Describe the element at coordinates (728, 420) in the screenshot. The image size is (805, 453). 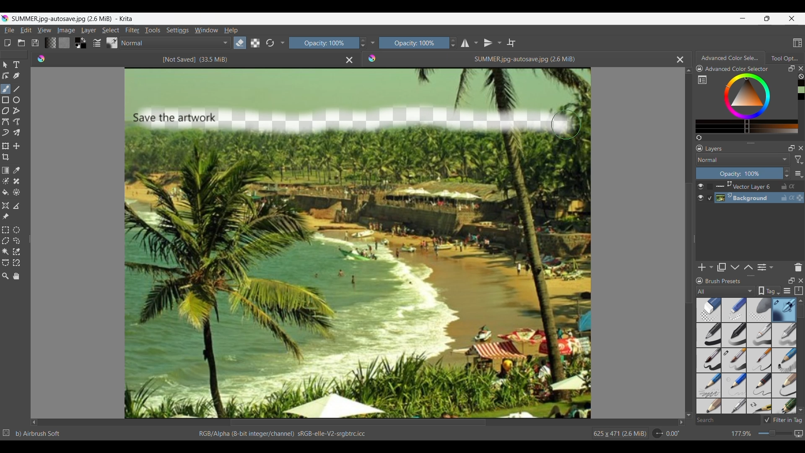
I see `Search box` at that location.